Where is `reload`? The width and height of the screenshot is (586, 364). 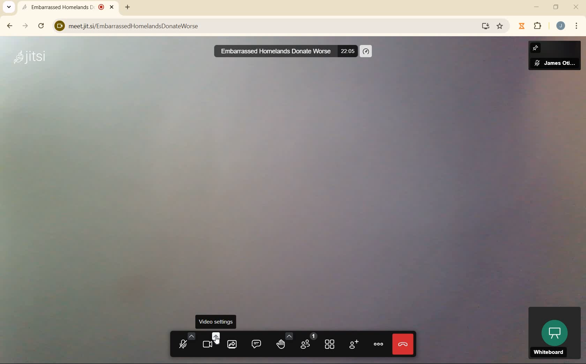
reload is located at coordinates (42, 26).